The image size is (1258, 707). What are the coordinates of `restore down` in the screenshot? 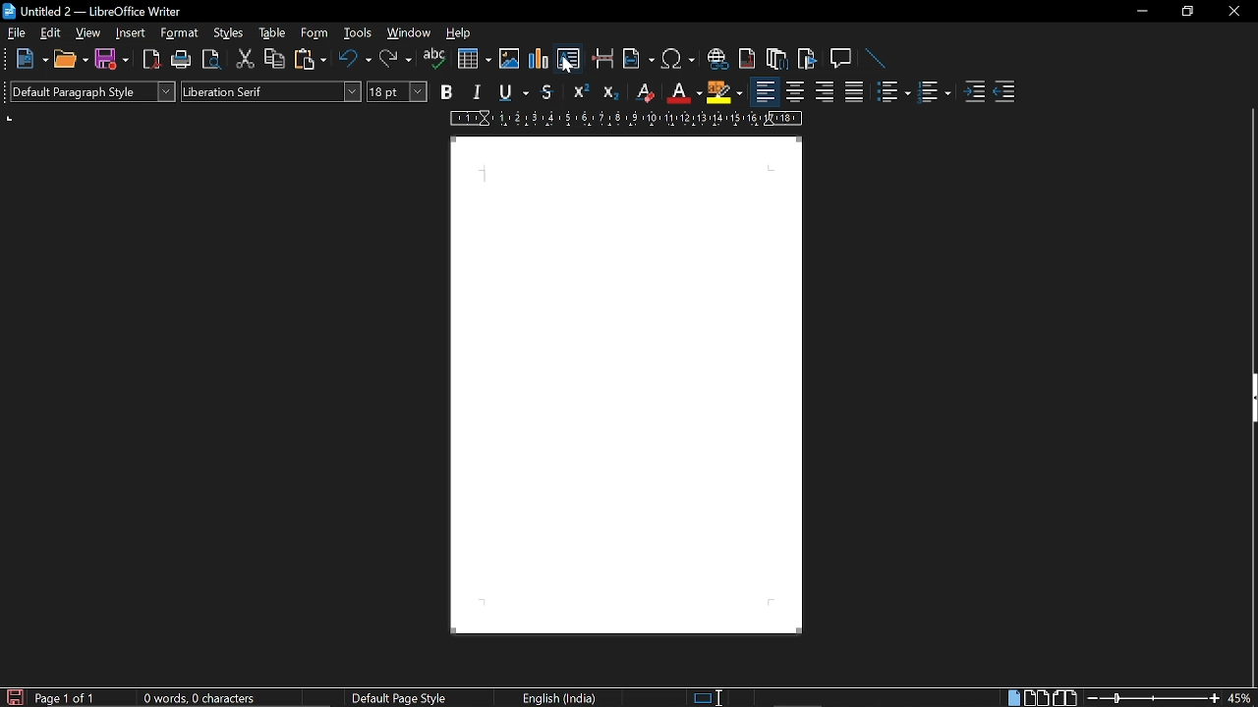 It's located at (1186, 12).